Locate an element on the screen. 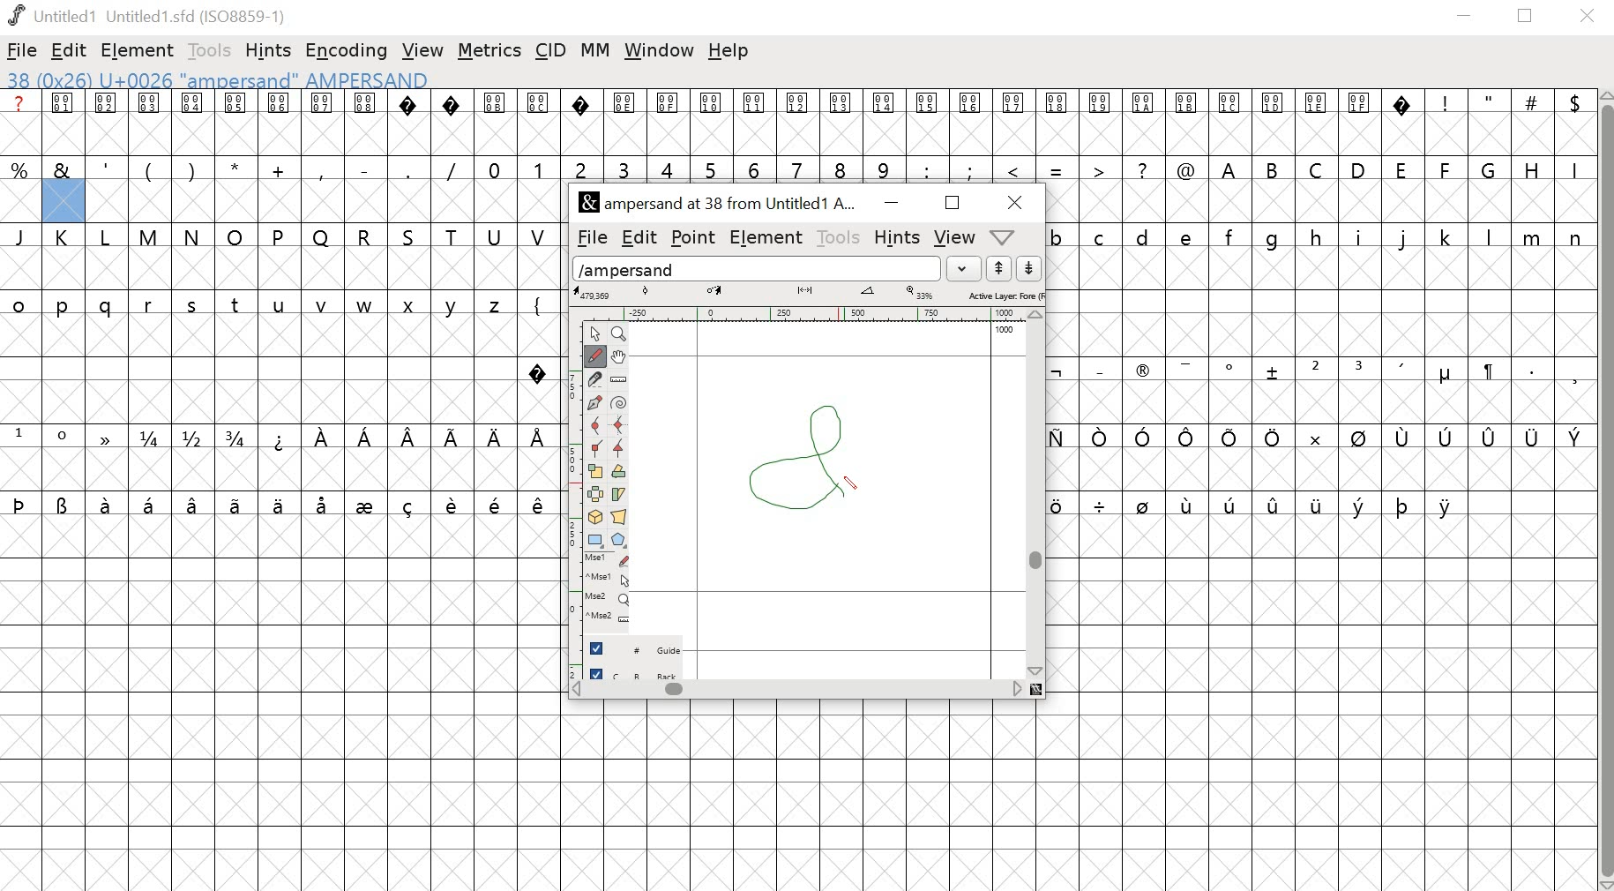 This screenshot has height=891, width=1614. help is located at coordinates (731, 52).